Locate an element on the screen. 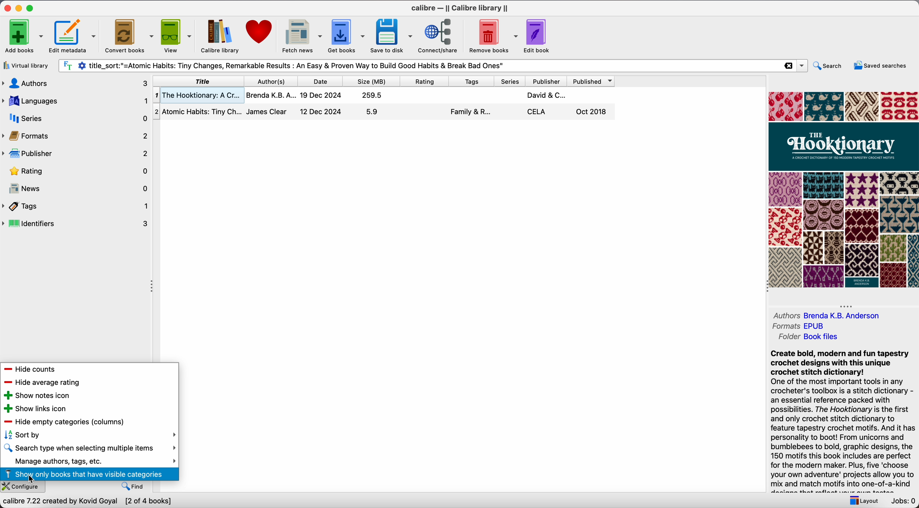  title is located at coordinates (200, 80).